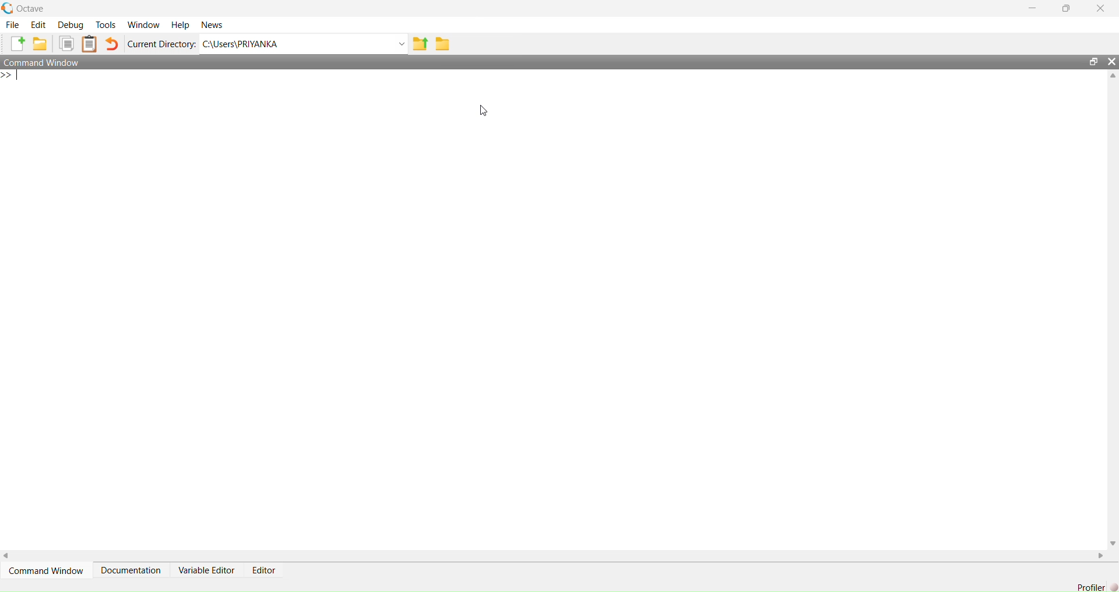 This screenshot has height=592, width=1119. Describe the element at coordinates (180, 24) in the screenshot. I see `Help` at that location.